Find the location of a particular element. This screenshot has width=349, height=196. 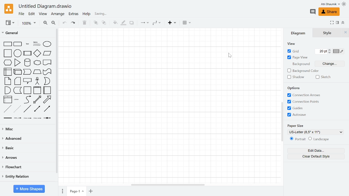

Arrange is located at coordinates (58, 14).